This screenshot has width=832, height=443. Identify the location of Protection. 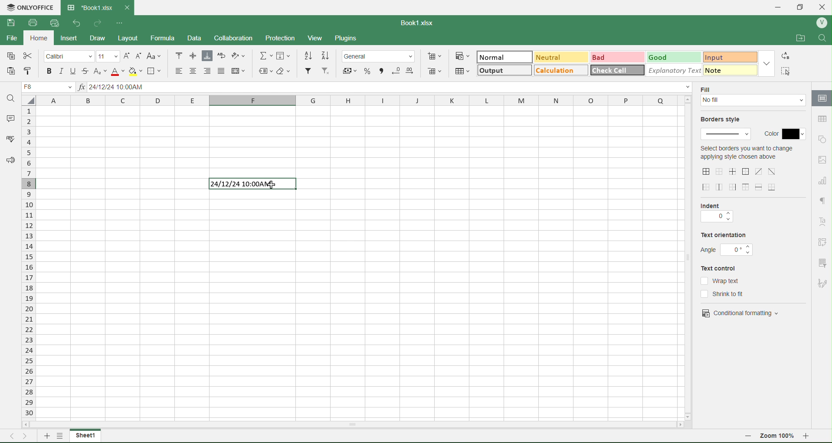
(286, 37).